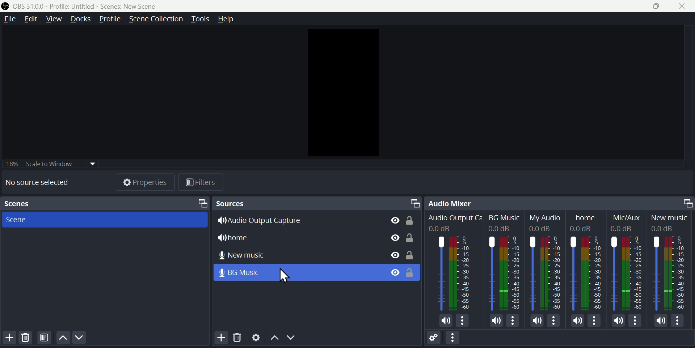 The image size is (695, 348). What do you see at coordinates (93, 5) in the screenshot?
I see `OBS 30.0 .0 profile untitled scenes new scenes` at bounding box center [93, 5].